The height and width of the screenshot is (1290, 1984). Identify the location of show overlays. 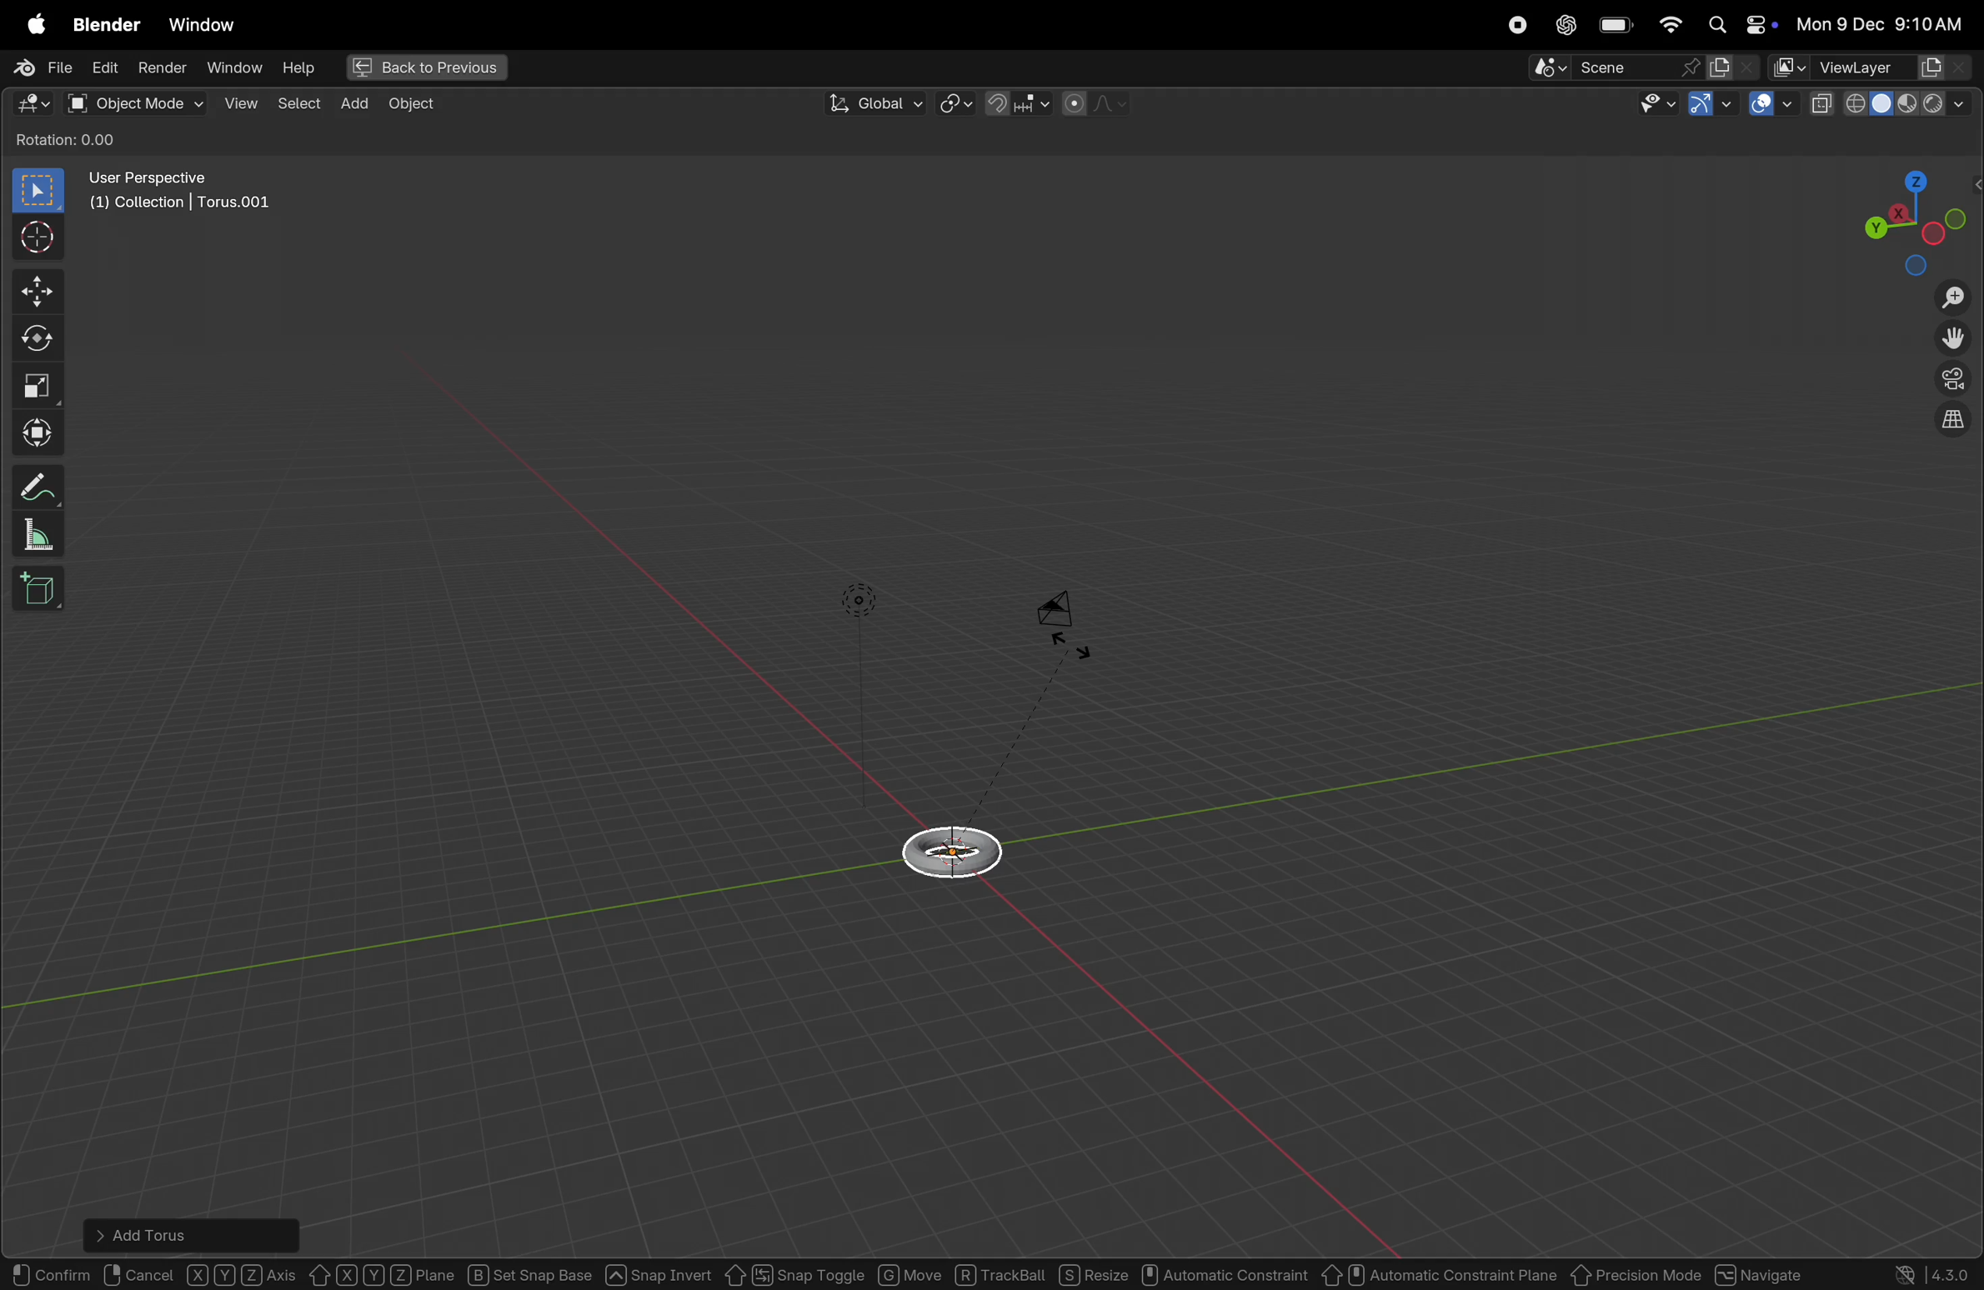
(1772, 105).